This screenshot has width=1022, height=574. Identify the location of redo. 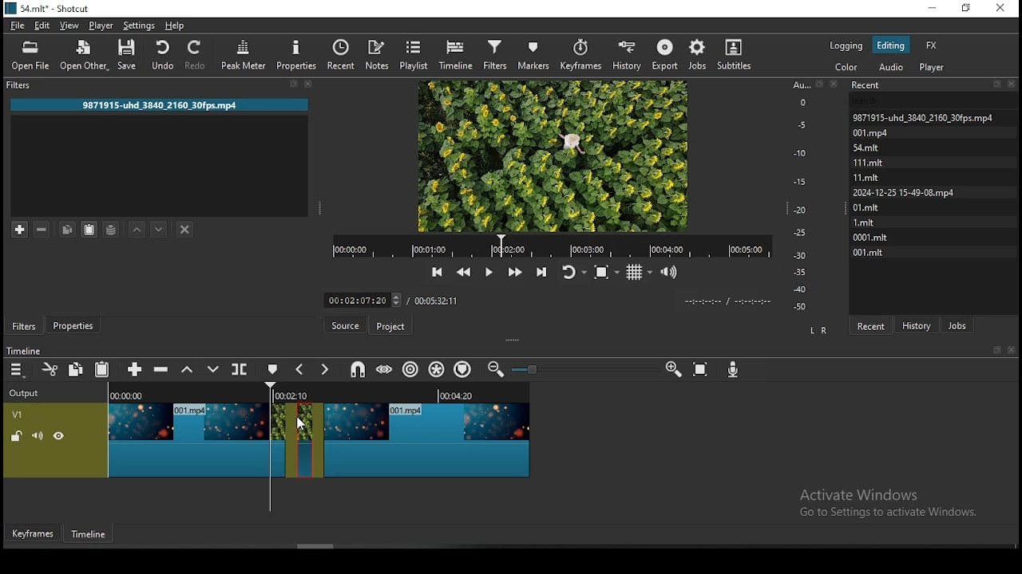
(196, 54).